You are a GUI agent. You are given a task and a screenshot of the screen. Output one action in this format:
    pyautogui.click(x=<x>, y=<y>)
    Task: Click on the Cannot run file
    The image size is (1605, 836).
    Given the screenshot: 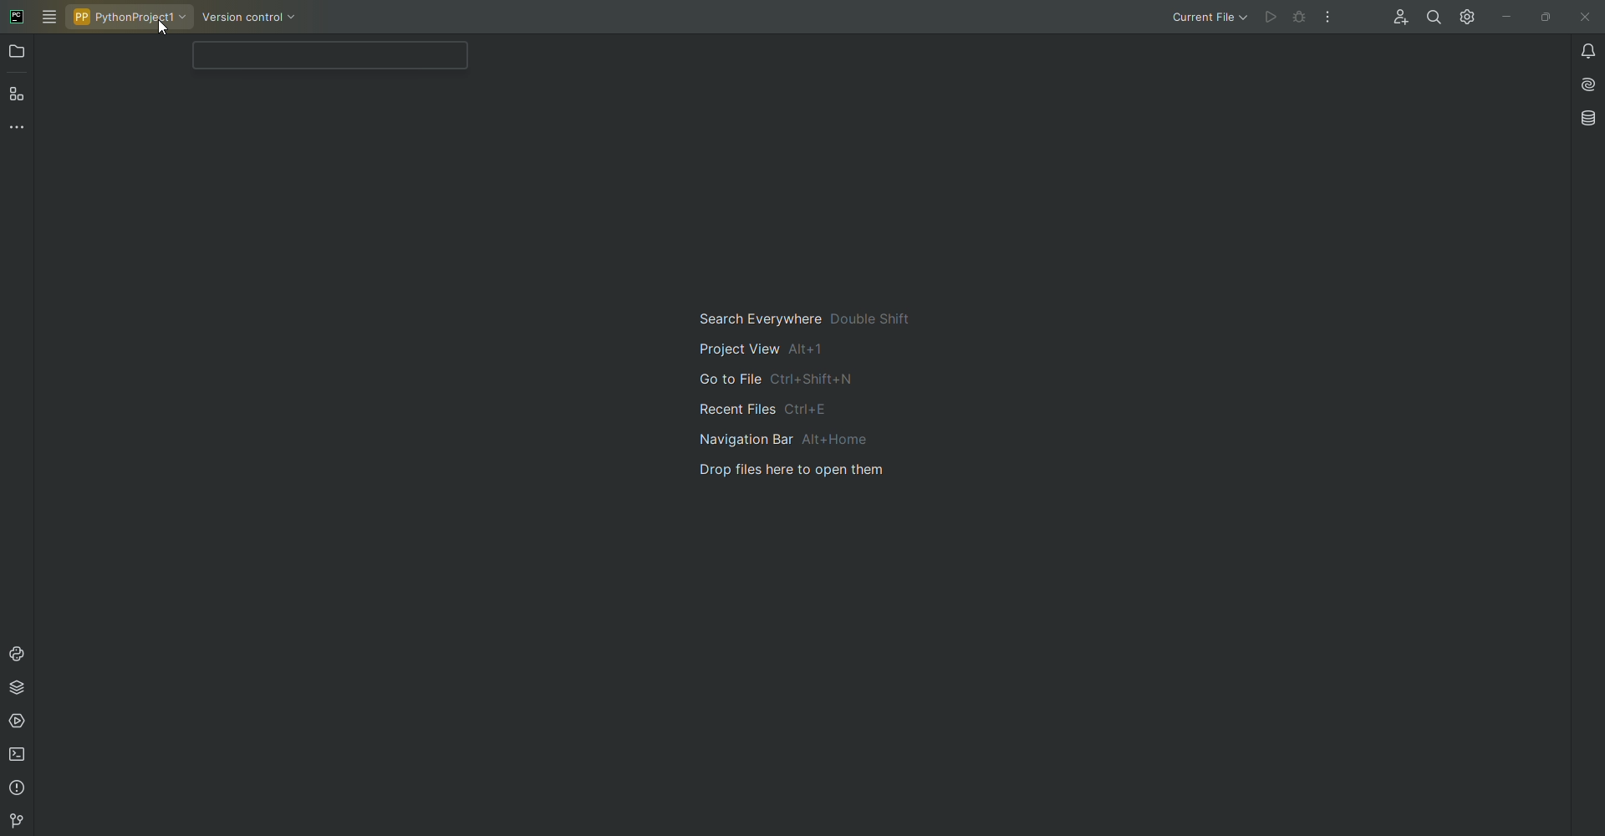 What is the action you would take?
    pyautogui.click(x=1273, y=18)
    